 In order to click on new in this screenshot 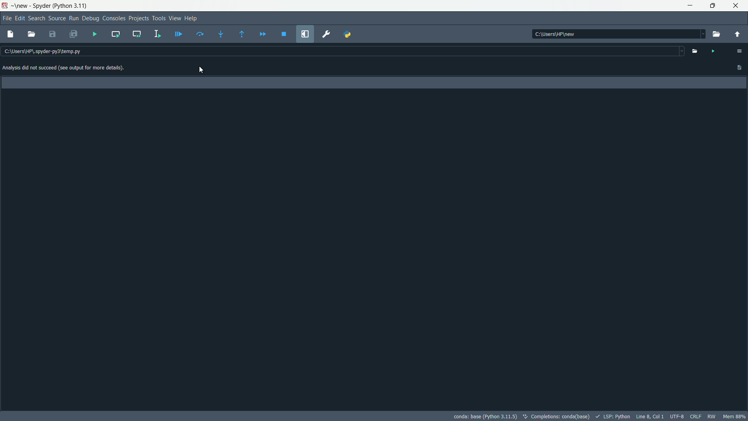, I will do `click(21, 6)`.